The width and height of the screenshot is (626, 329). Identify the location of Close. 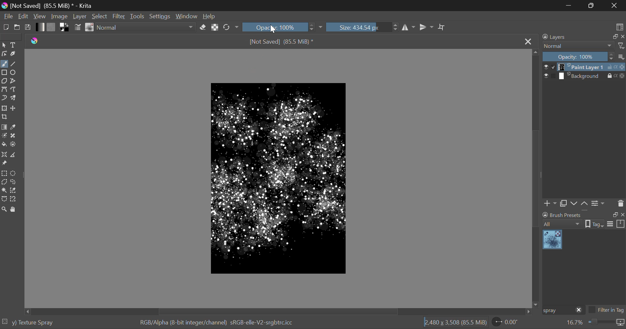
(528, 42).